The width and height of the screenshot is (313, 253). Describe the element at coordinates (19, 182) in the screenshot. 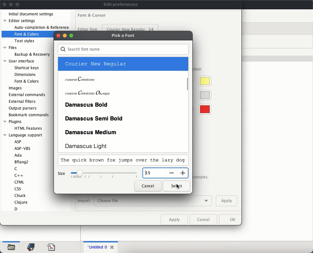

I see `cfml` at that location.